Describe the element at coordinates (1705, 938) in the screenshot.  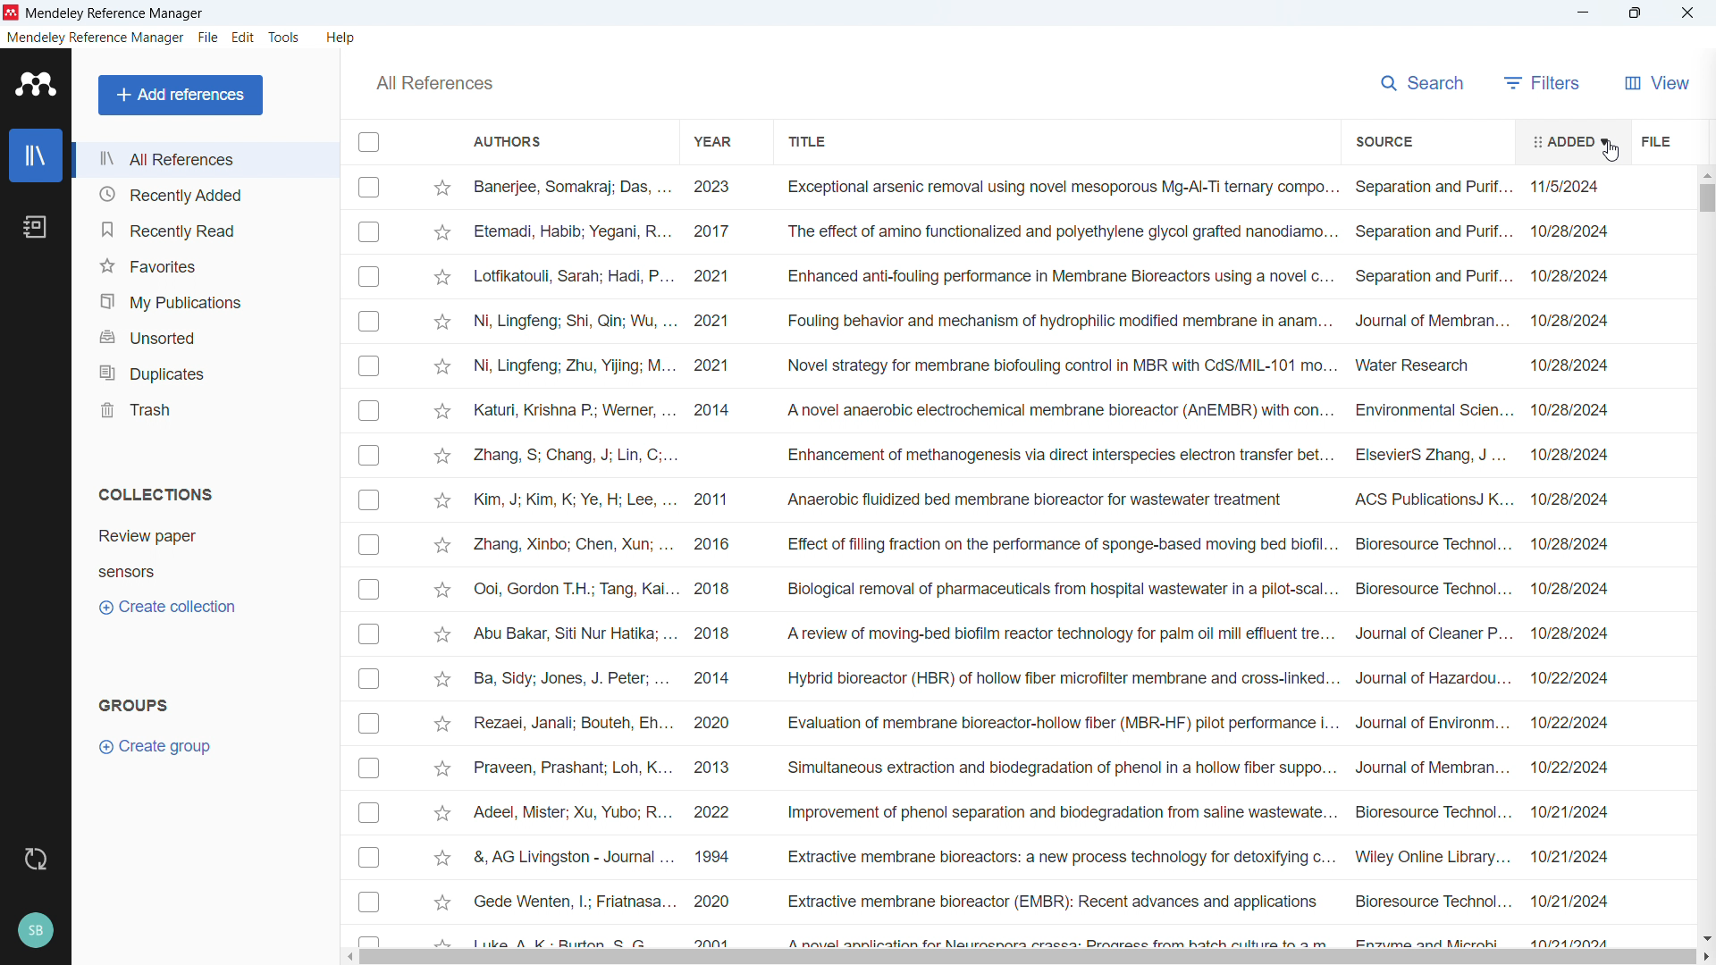
I see `Scroll down ` at that location.